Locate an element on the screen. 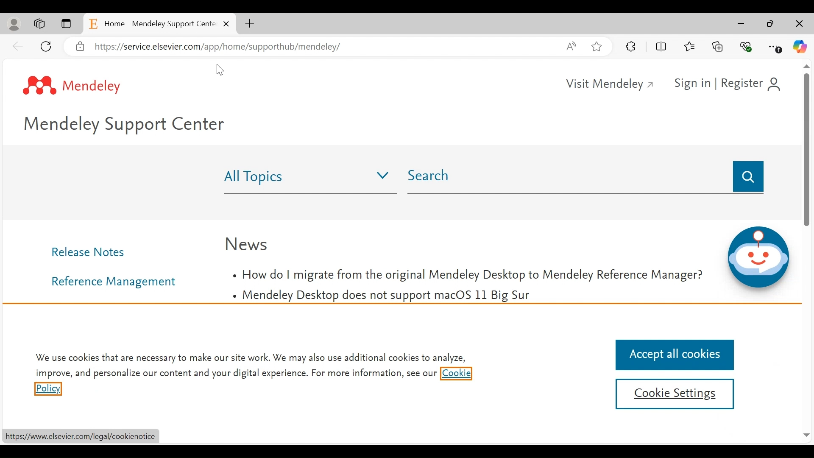 The height and width of the screenshot is (458, 814). New Tab is located at coordinates (251, 24).